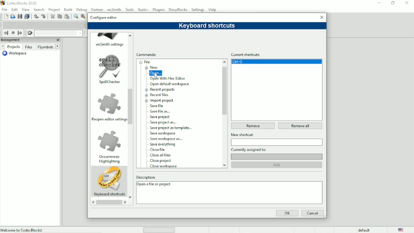  I want to click on Add, so click(278, 165).